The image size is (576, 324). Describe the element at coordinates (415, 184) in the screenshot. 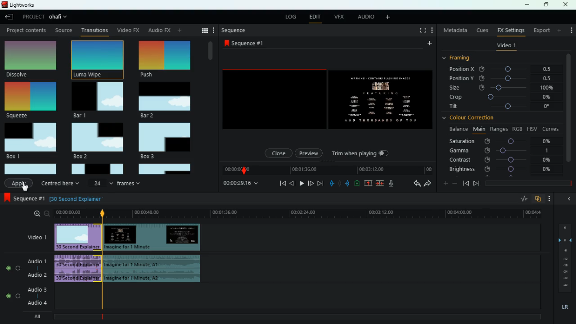

I see `back` at that location.